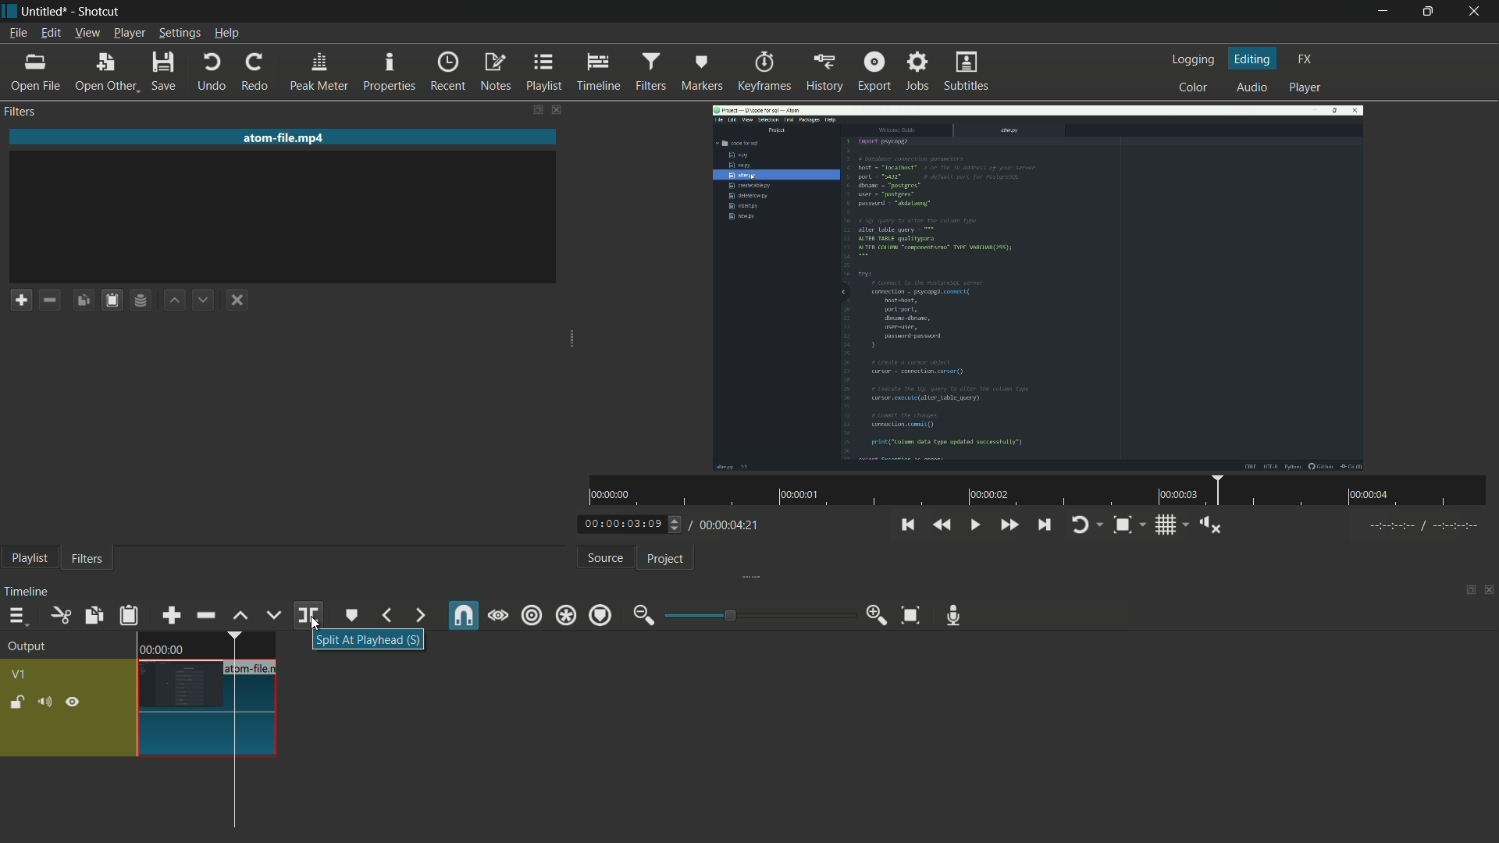  Describe the element at coordinates (390, 71) in the screenshot. I see `properties` at that location.